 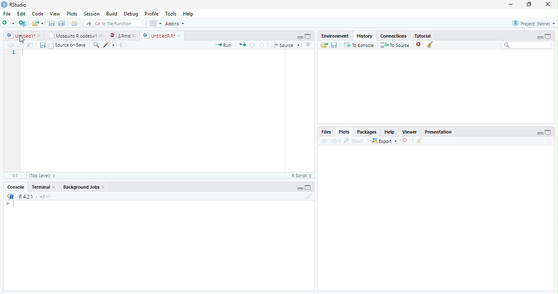 What do you see at coordinates (534, 23) in the screenshot?
I see `Project (None)` at bounding box center [534, 23].